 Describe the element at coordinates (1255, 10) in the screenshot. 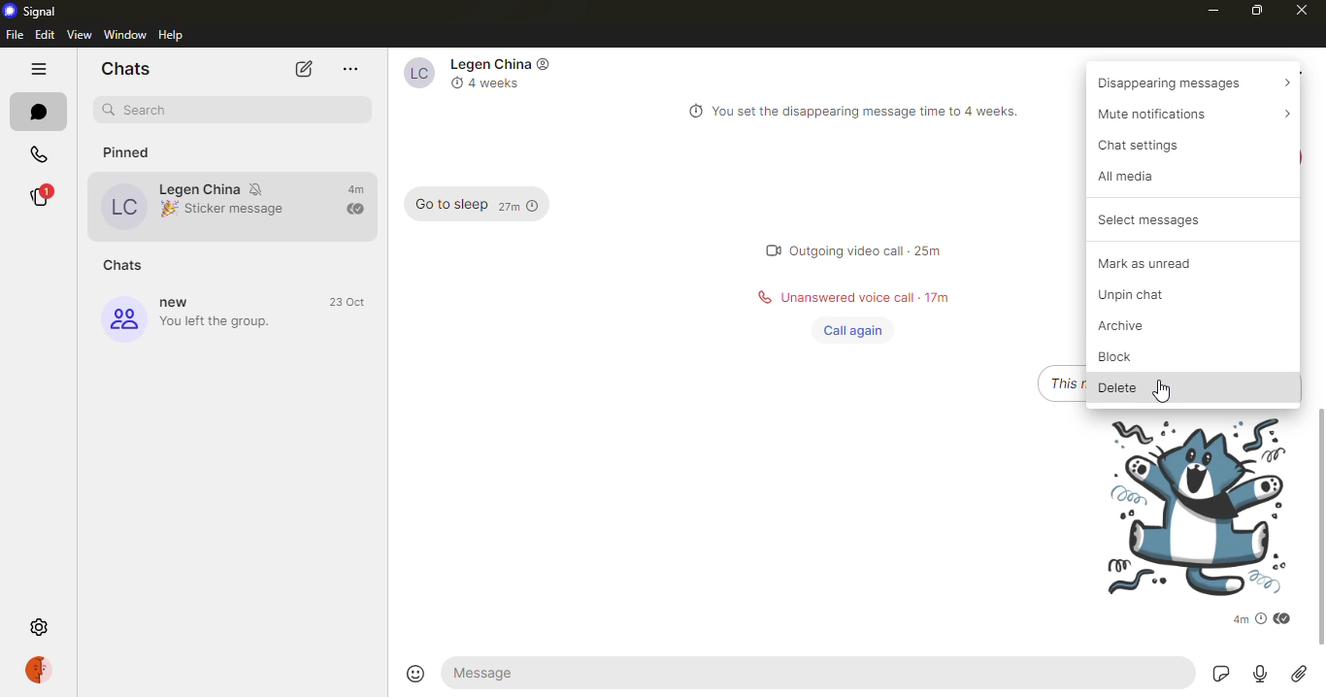

I see `maximize` at that location.